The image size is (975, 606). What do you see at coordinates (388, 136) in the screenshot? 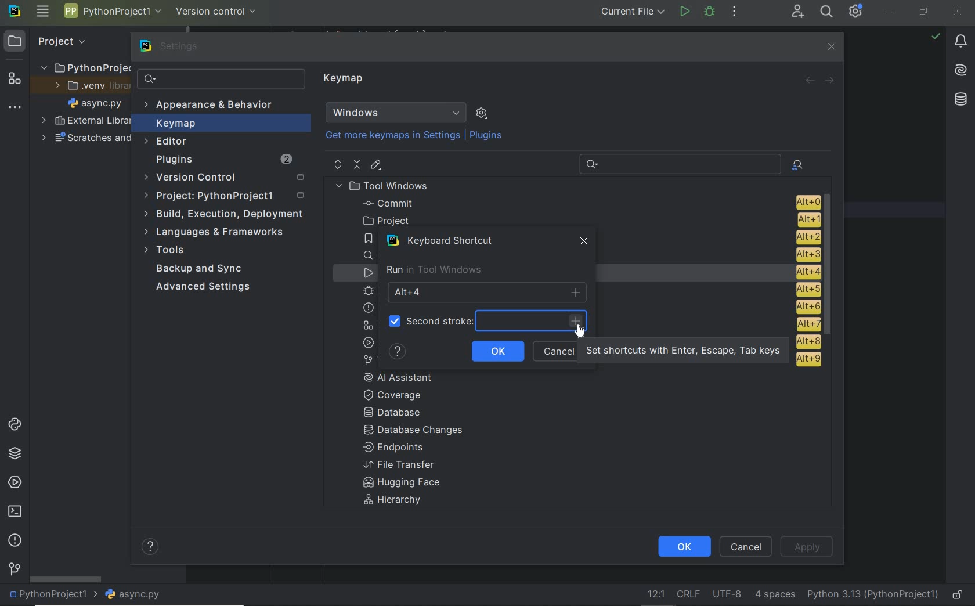
I see `Get more keymaps in Settings` at bounding box center [388, 136].